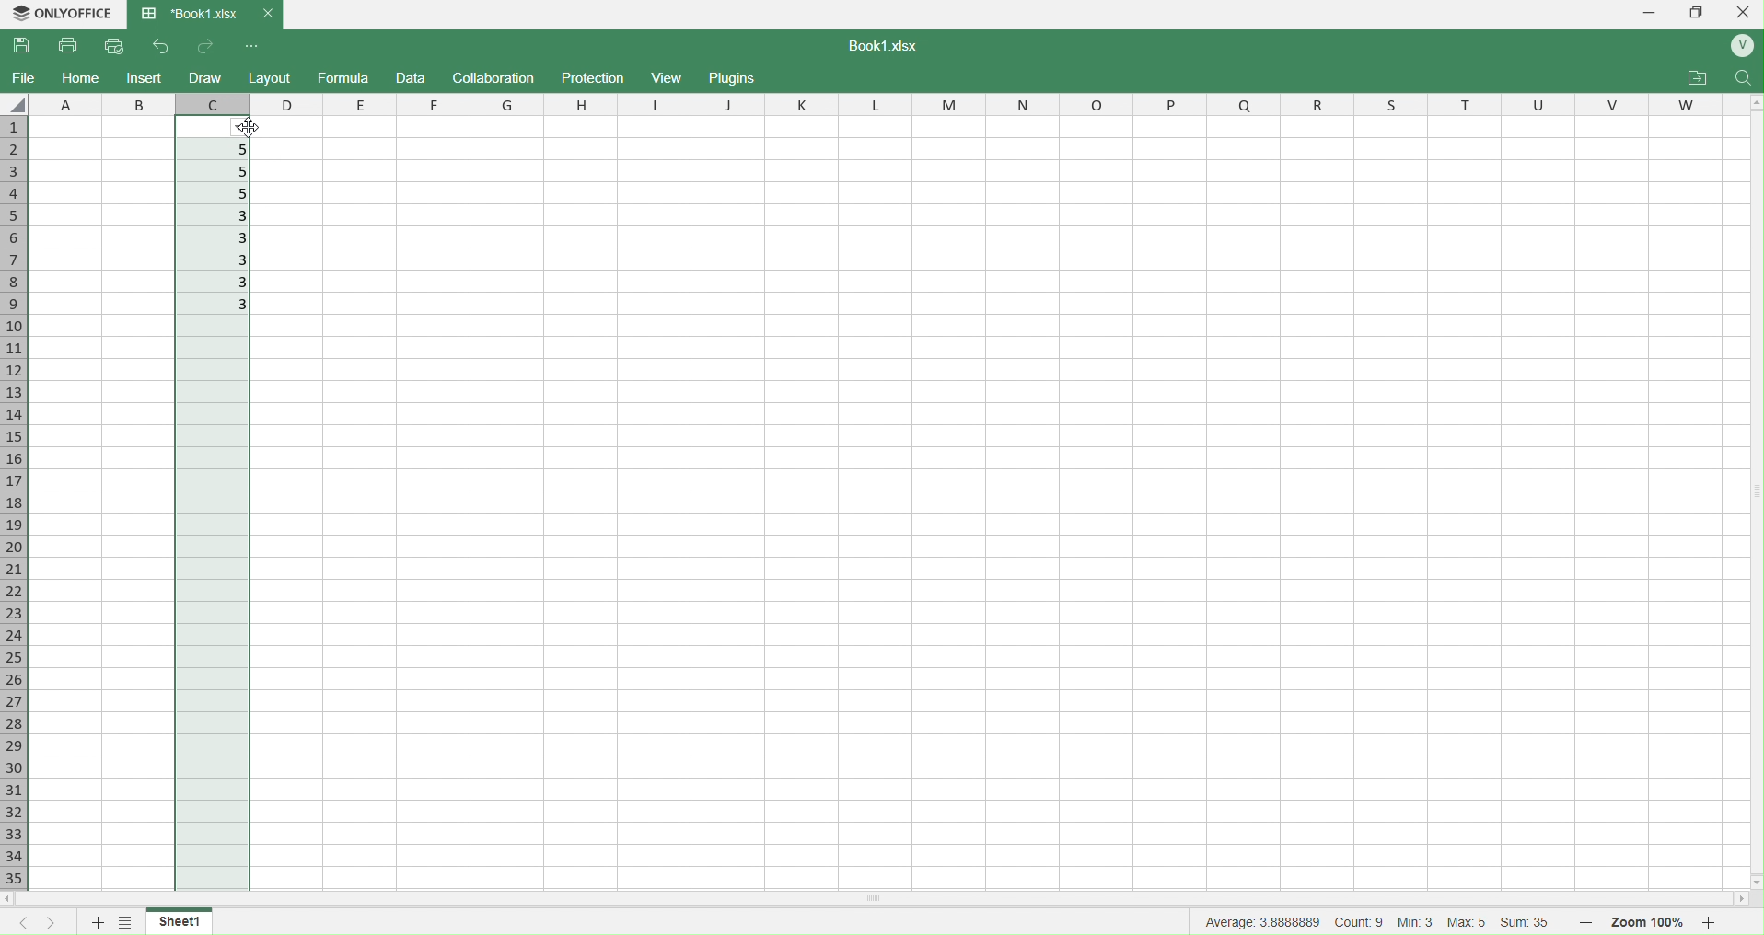 This screenshot has width=1764, height=935. What do you see at coordinates (222, 150) in the screenshot?
I see `5` at bounding box center [222, 150].